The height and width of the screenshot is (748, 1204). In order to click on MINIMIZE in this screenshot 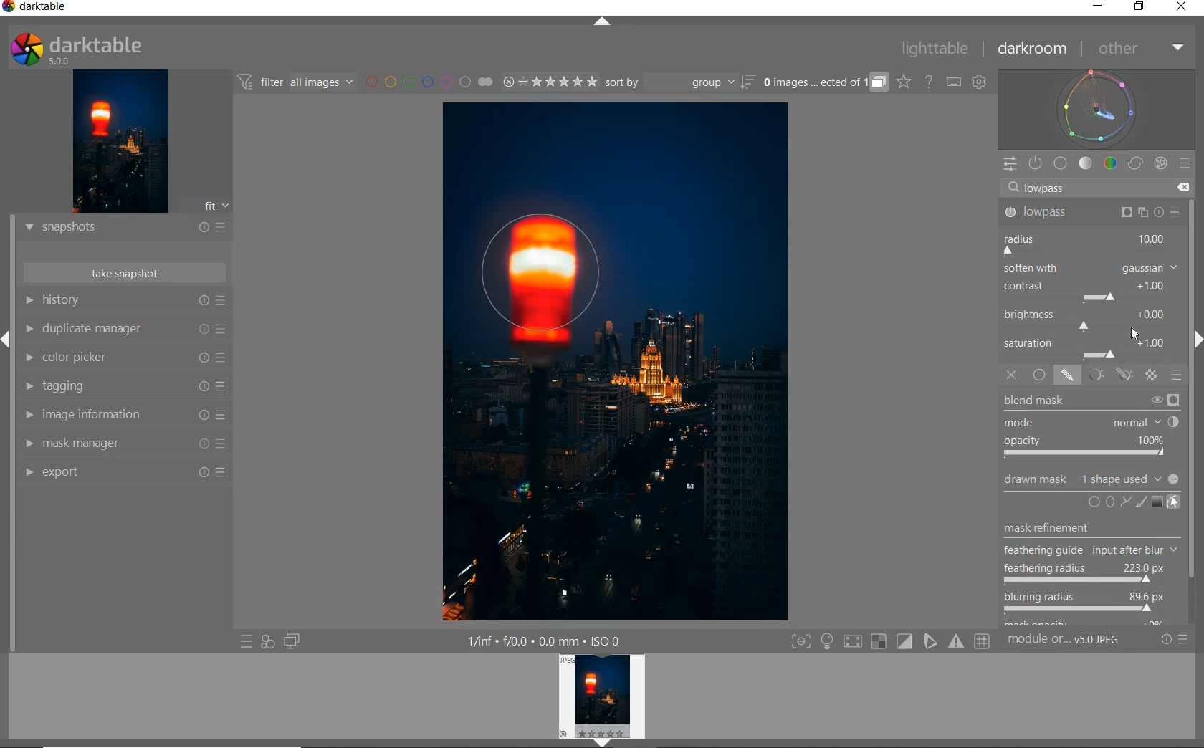, I will do `click(1096, 7)`.